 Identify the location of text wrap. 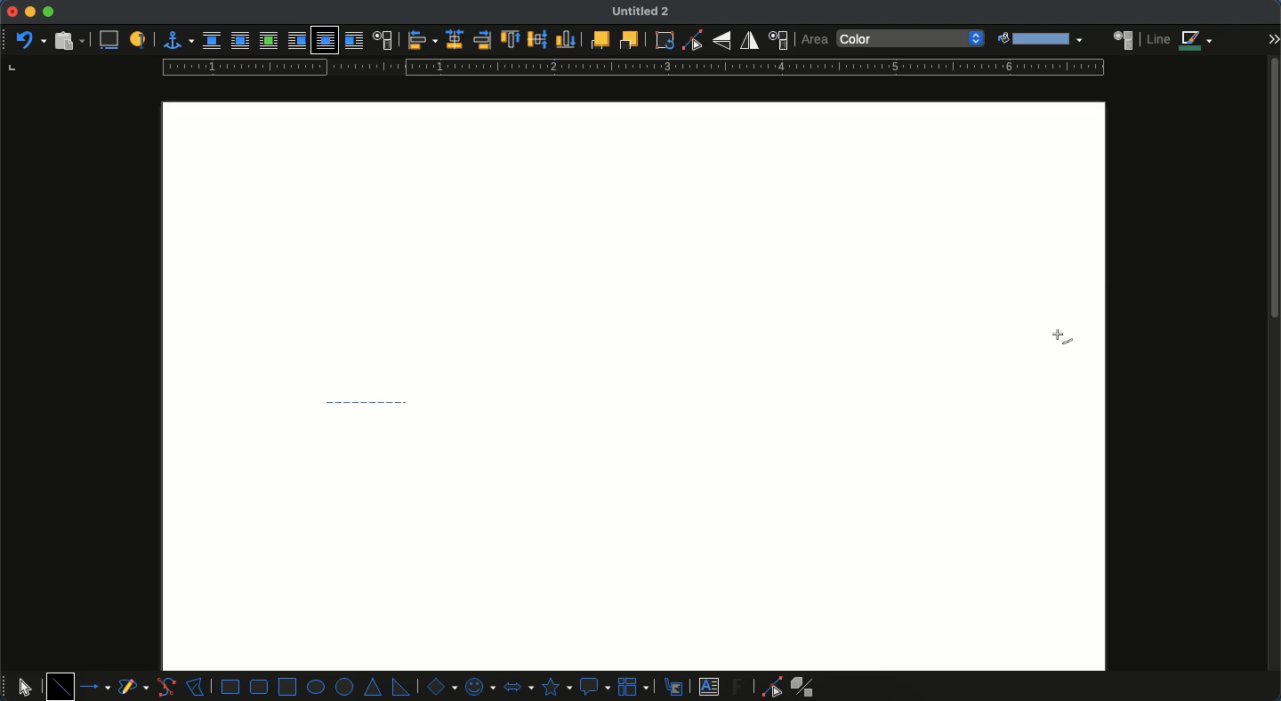
(382, 39).